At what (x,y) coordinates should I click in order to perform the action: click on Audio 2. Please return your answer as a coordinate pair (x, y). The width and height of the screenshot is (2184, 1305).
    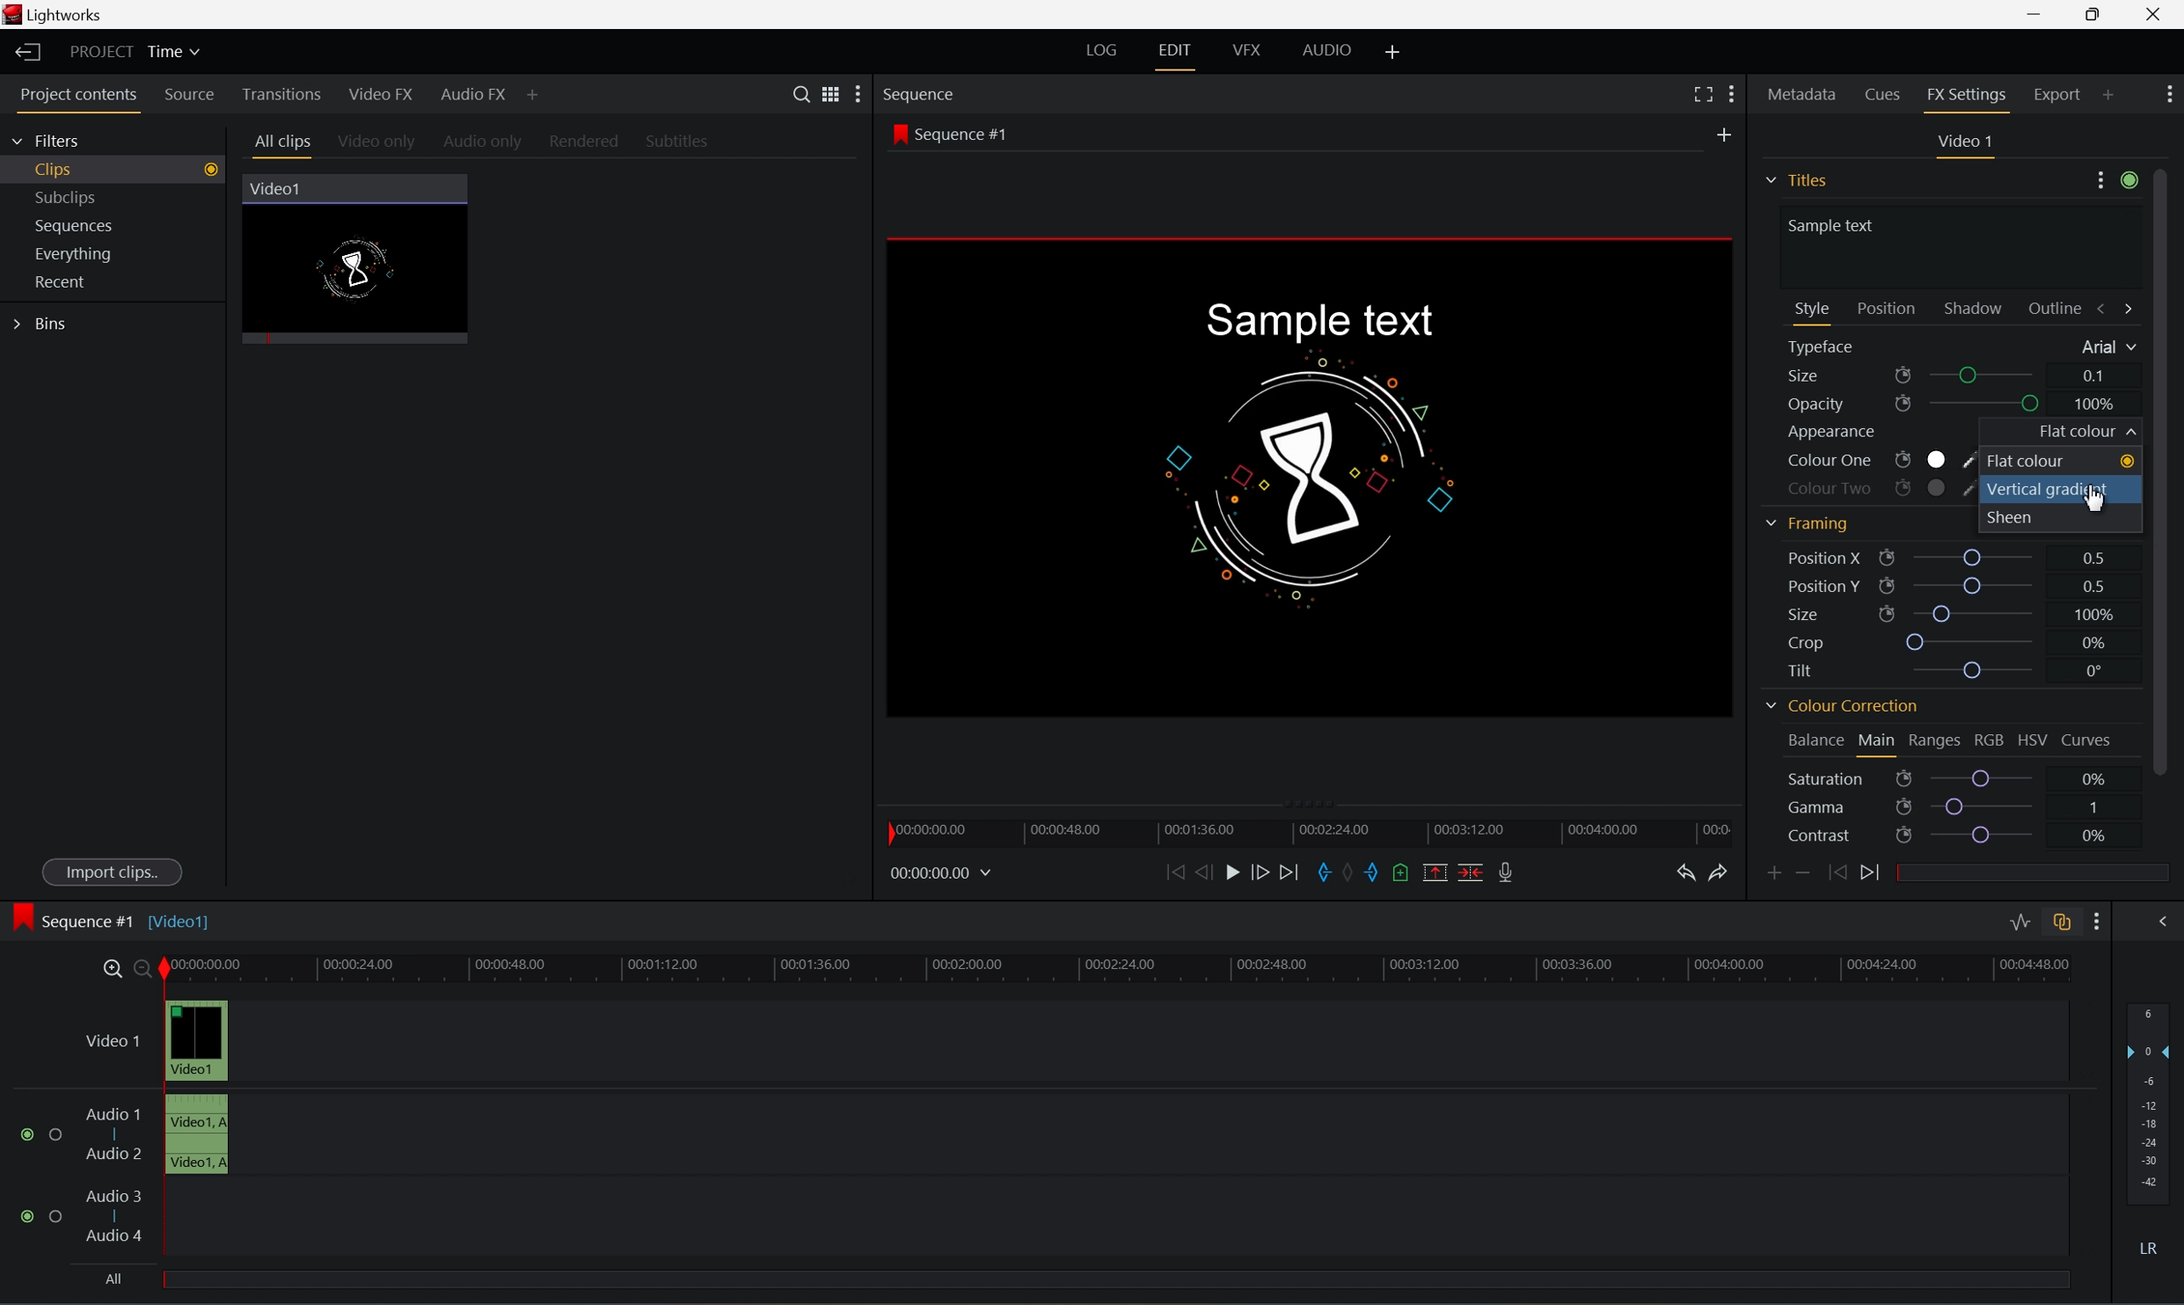
    Looking at the image, I should click on (115, 1156).